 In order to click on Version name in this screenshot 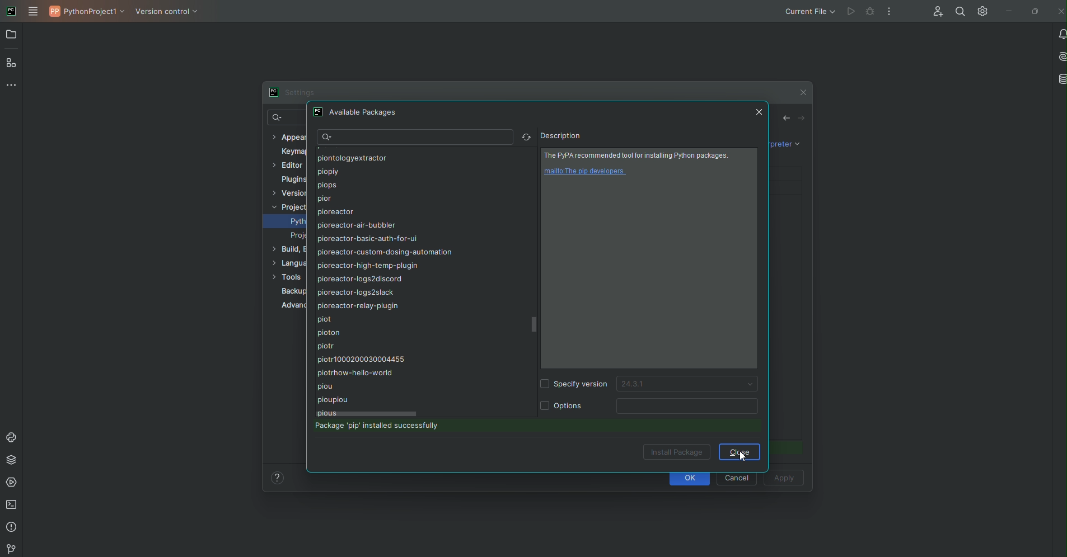, I will do `click(690, 385)`.